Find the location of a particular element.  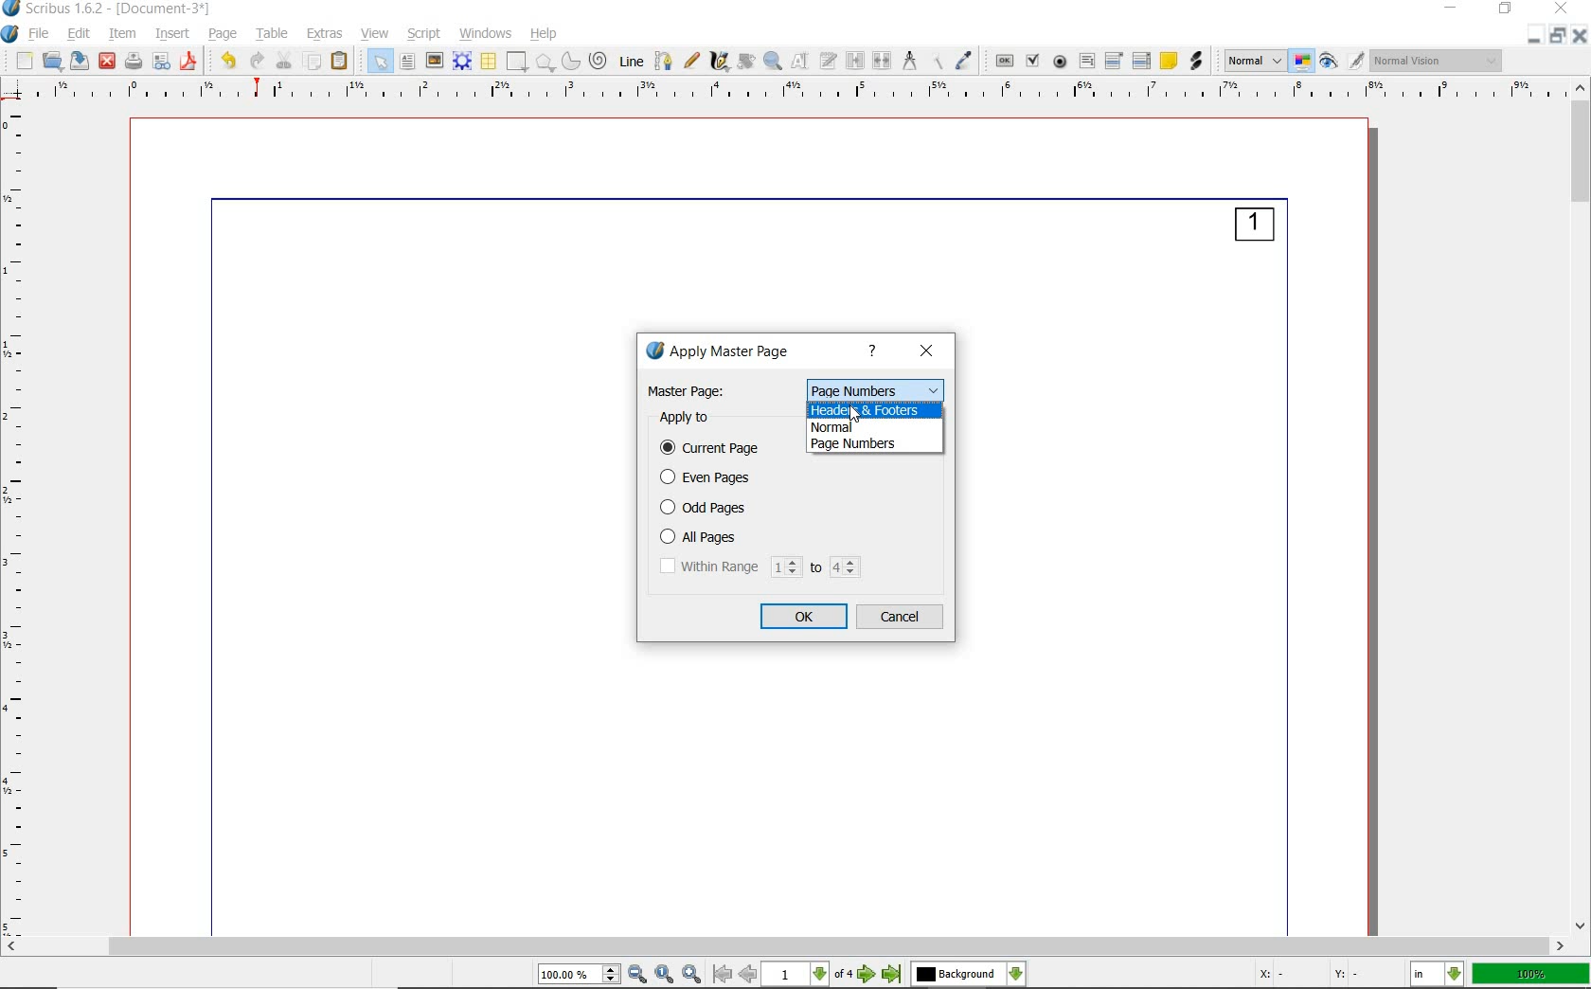

pdf text field is located at coordinates (1085, 60).